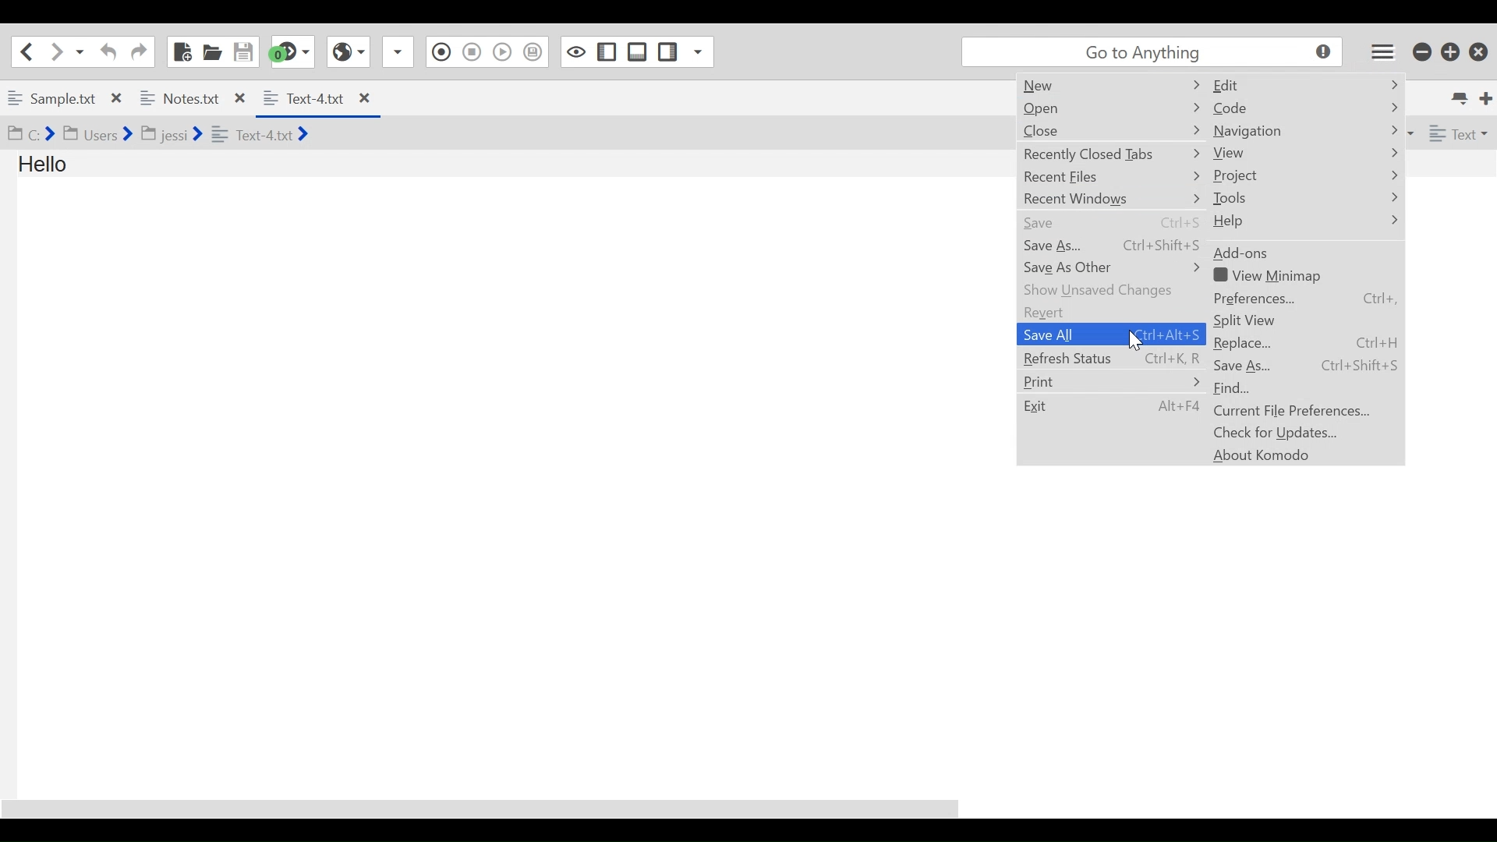 The height and width of the screenshot is (842, 1497). I want to click on Revert, so click(1059, 312).